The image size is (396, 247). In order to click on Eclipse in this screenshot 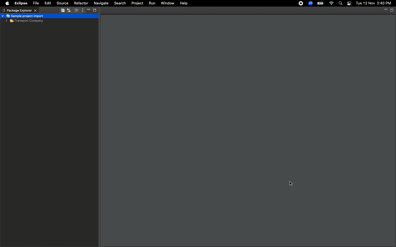, I will do `click(22, 3)`.